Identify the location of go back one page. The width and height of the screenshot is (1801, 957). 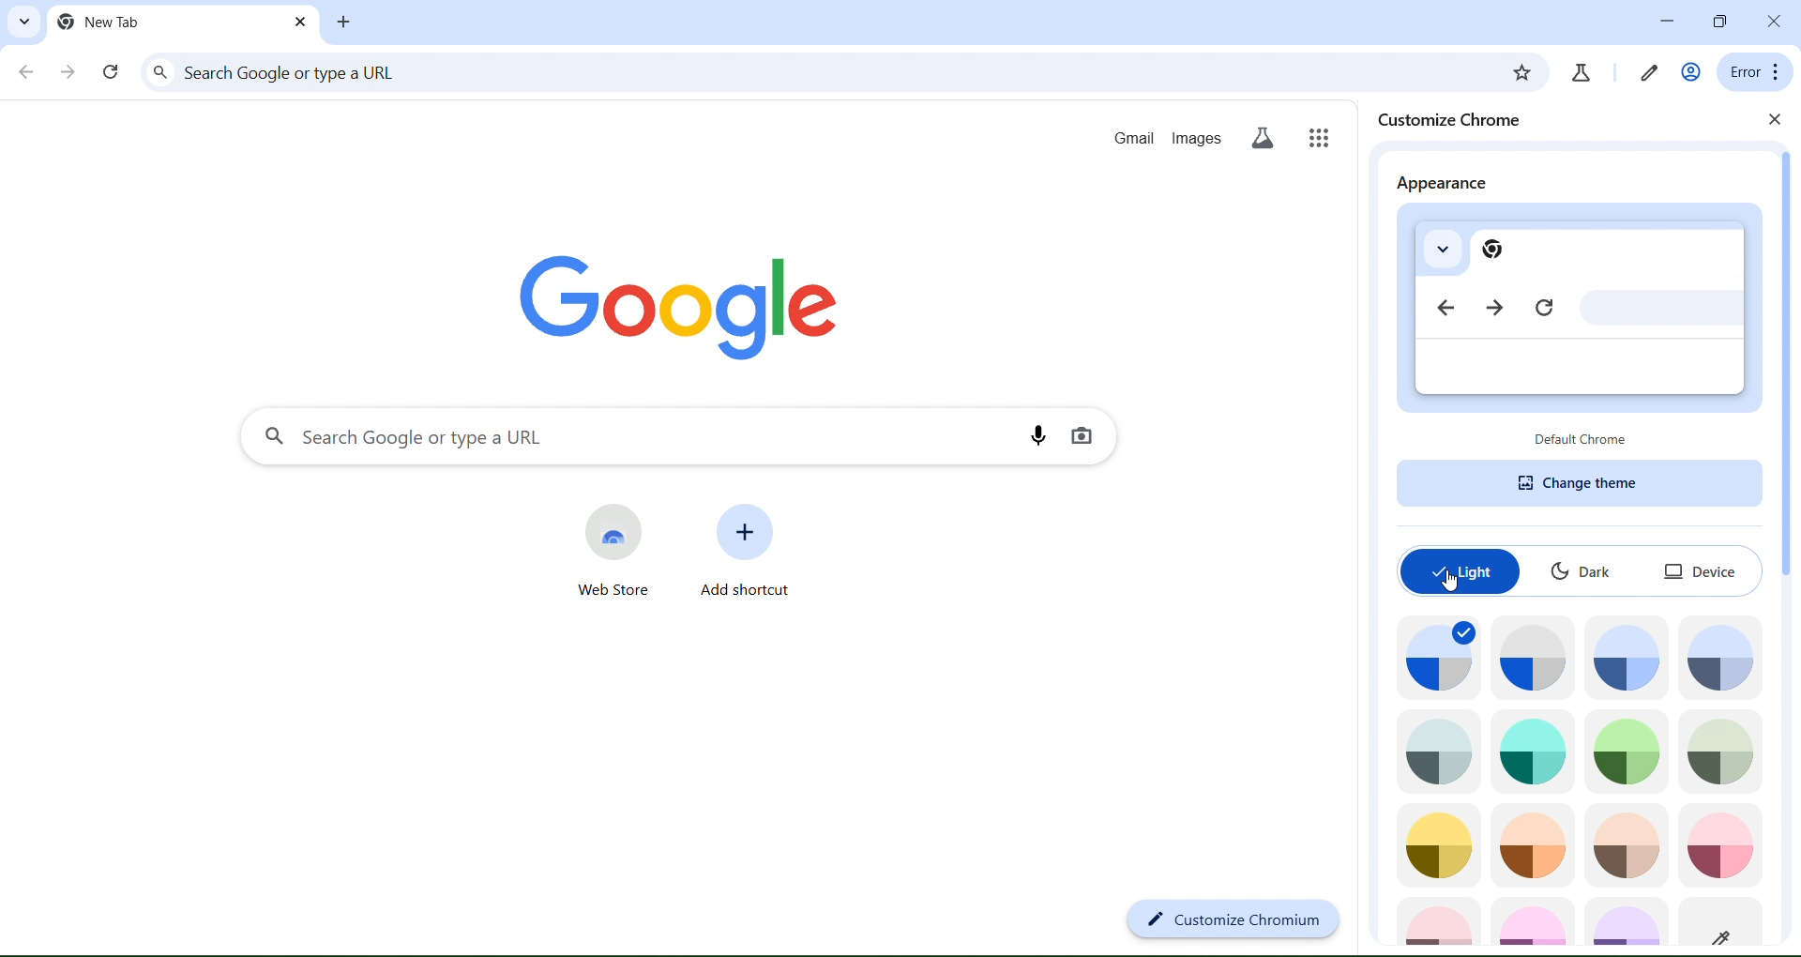
(24, 74).